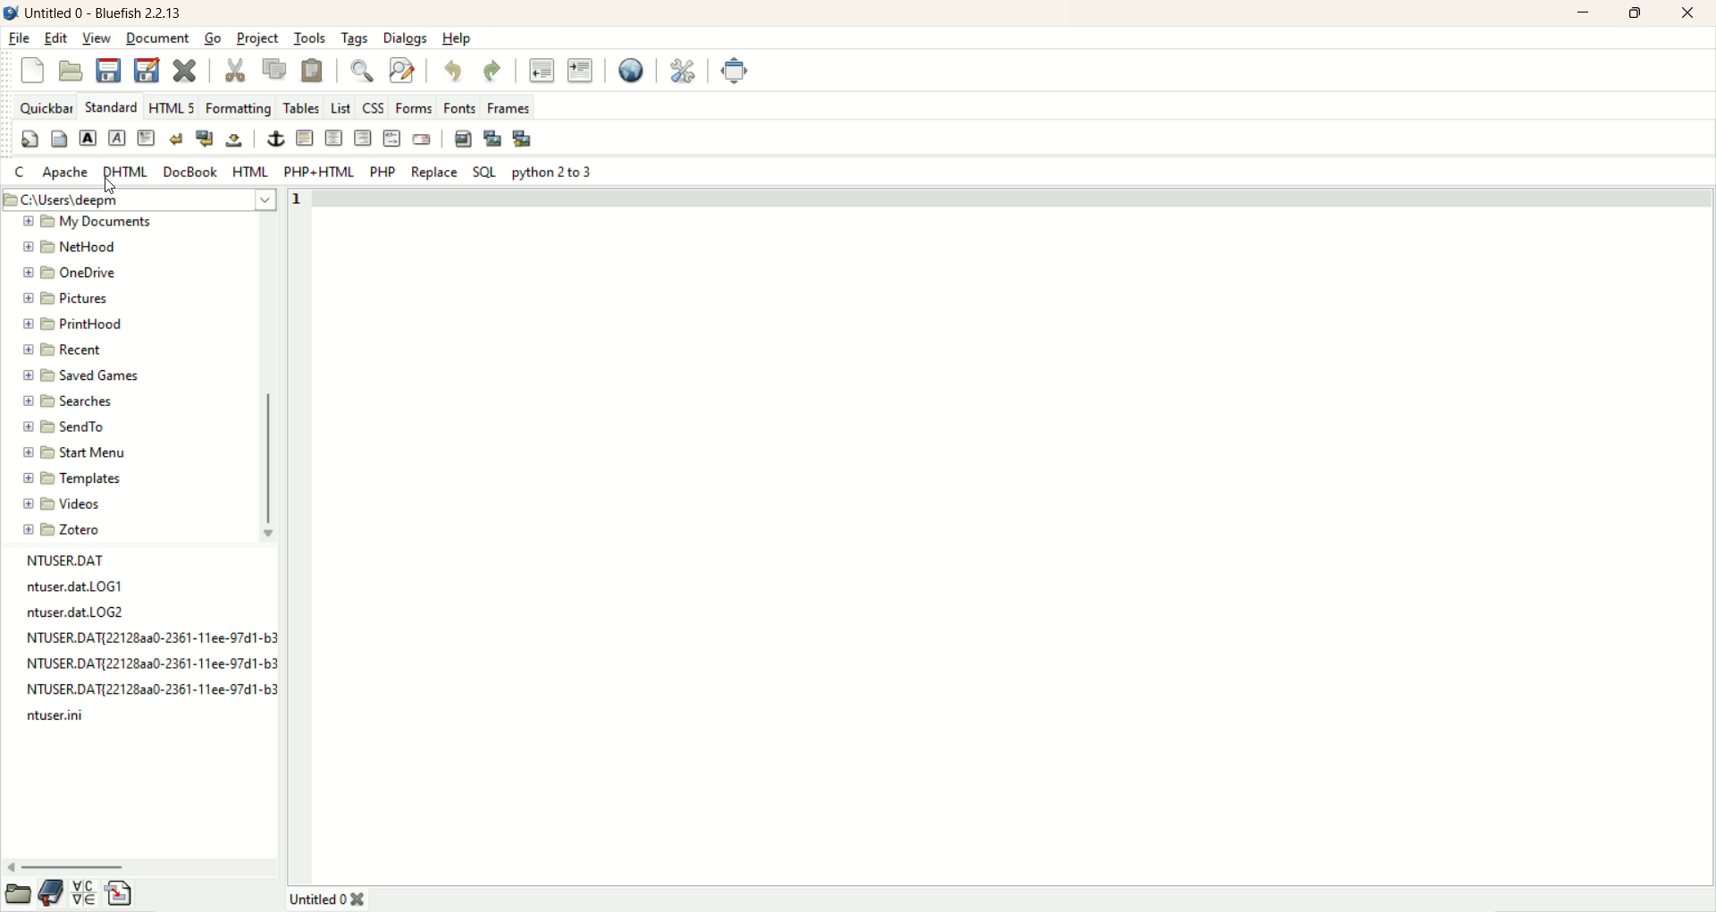 This screenshot has height=912, width=1716. Describe the element at coordinates (273, 68) in the screenshot. I see `copy` at that location.